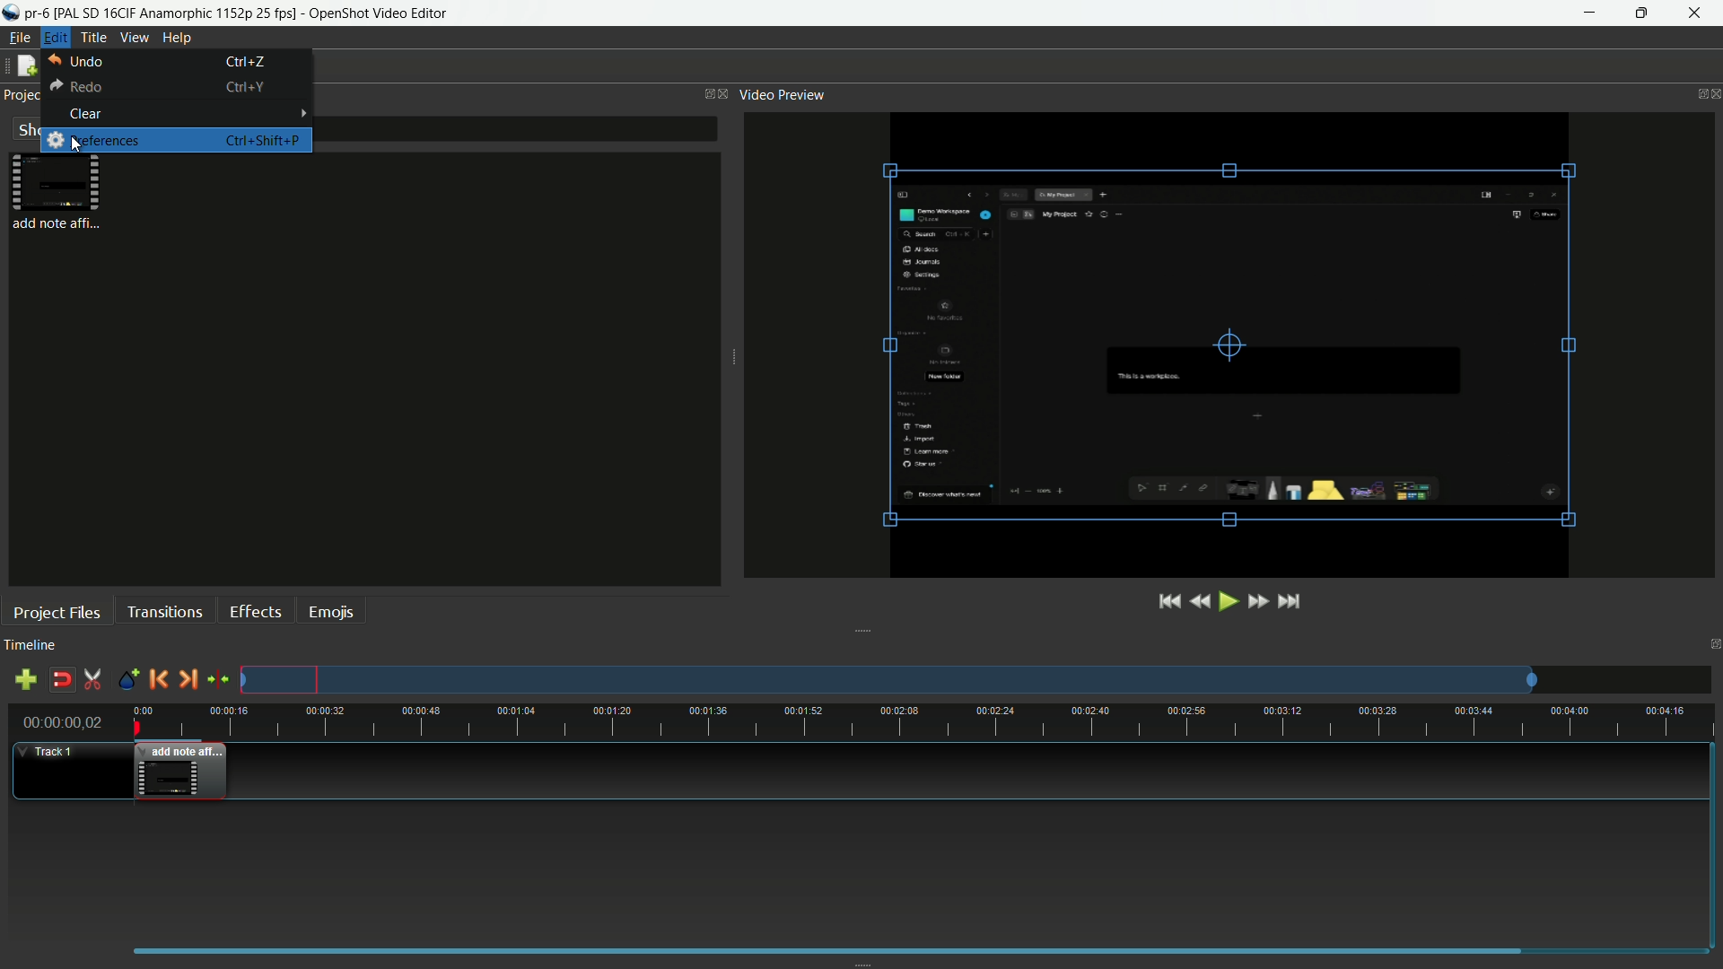  Describe the element at coordinates (1591, 13) in the screenshot. I see `minimize` at that location.